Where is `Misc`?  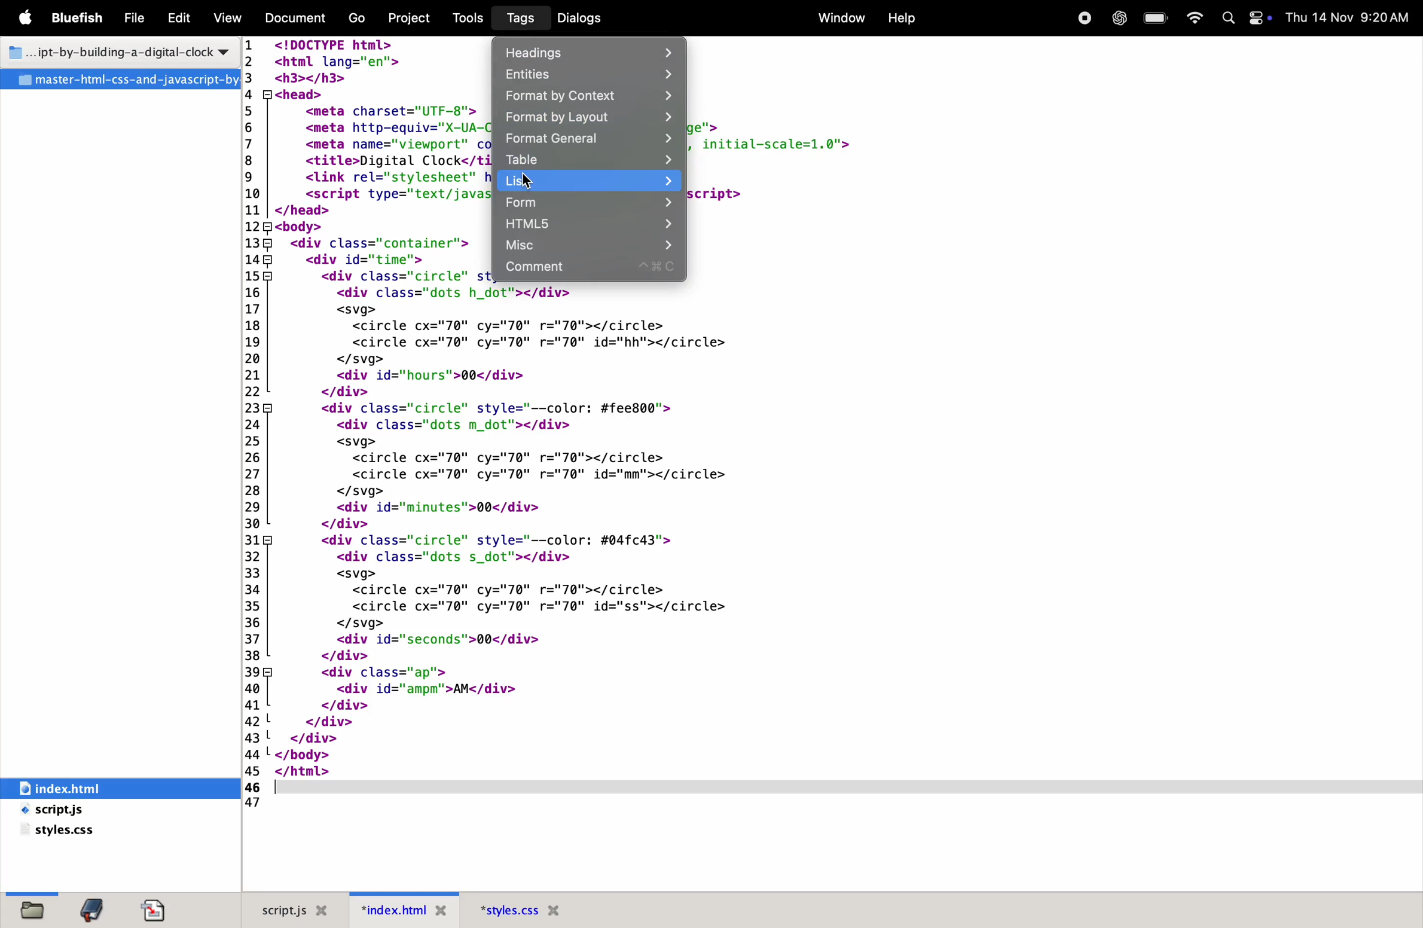
Misc is located at coordinates (585, 246).